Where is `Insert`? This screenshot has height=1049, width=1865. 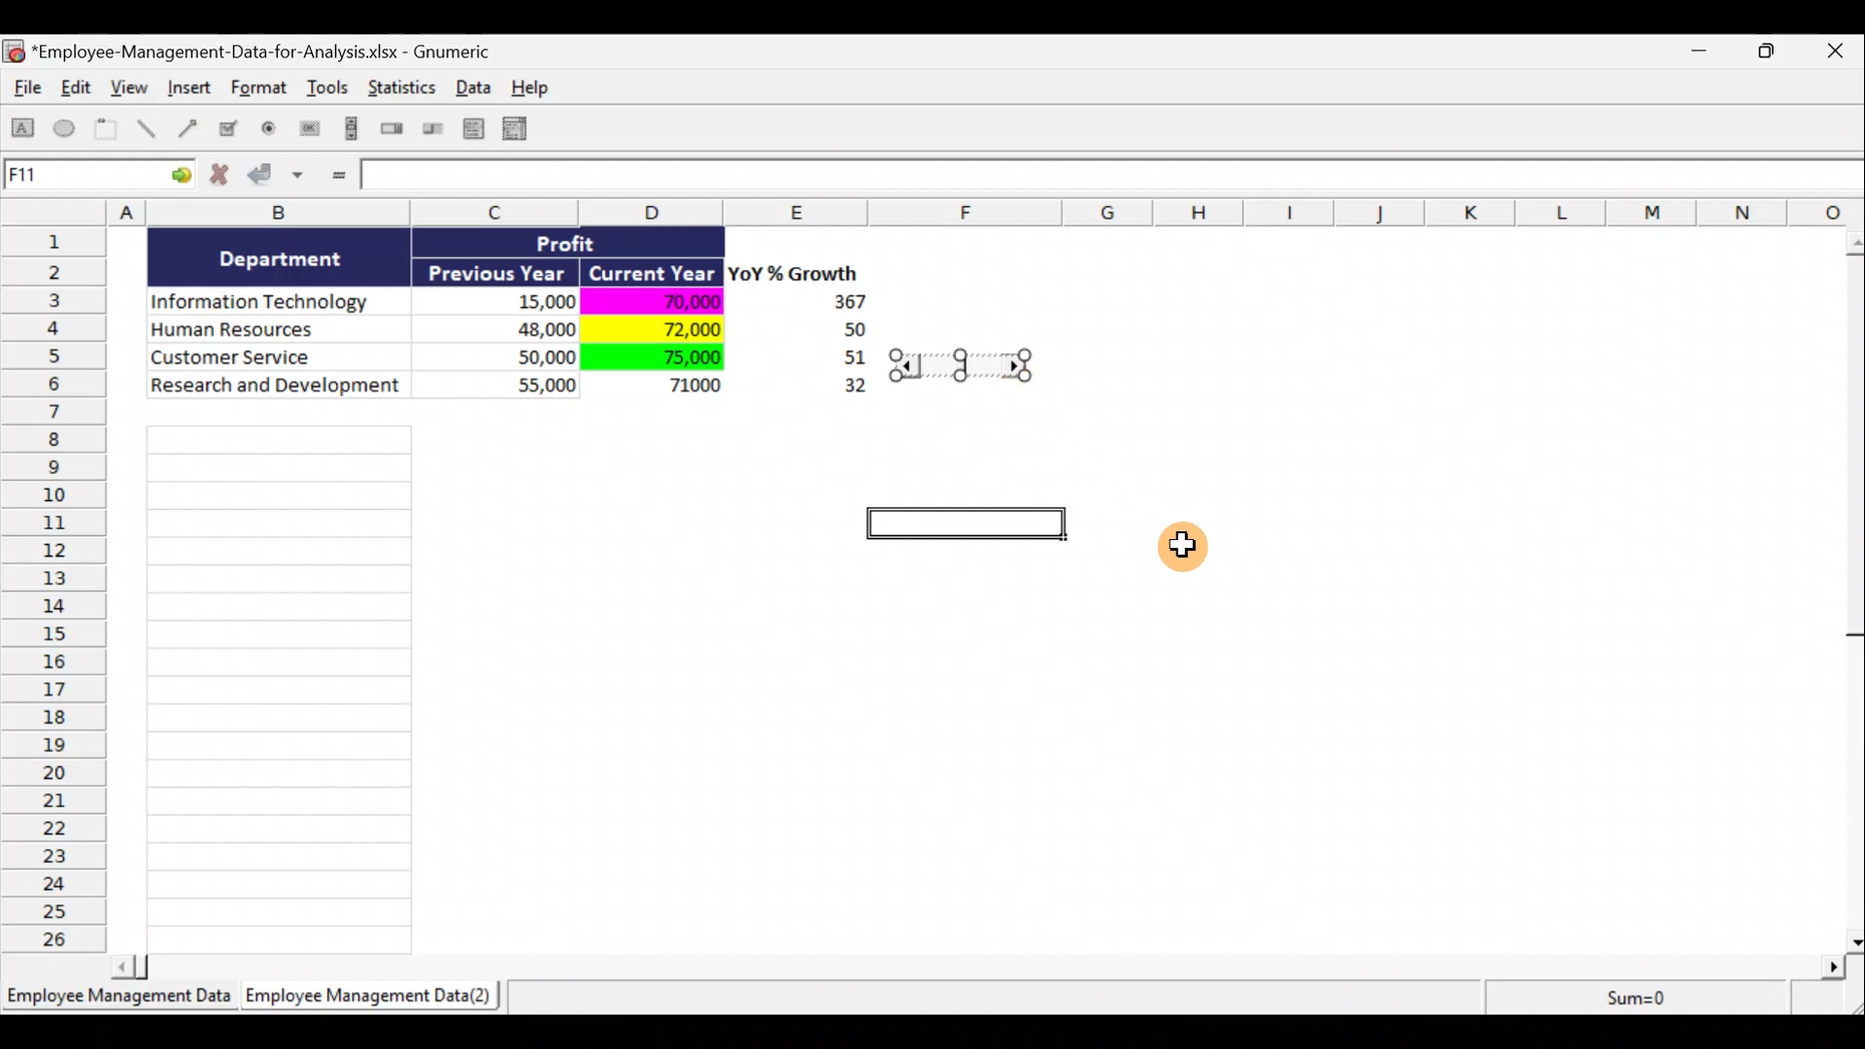 Insert is located at coordinates (188, 90).